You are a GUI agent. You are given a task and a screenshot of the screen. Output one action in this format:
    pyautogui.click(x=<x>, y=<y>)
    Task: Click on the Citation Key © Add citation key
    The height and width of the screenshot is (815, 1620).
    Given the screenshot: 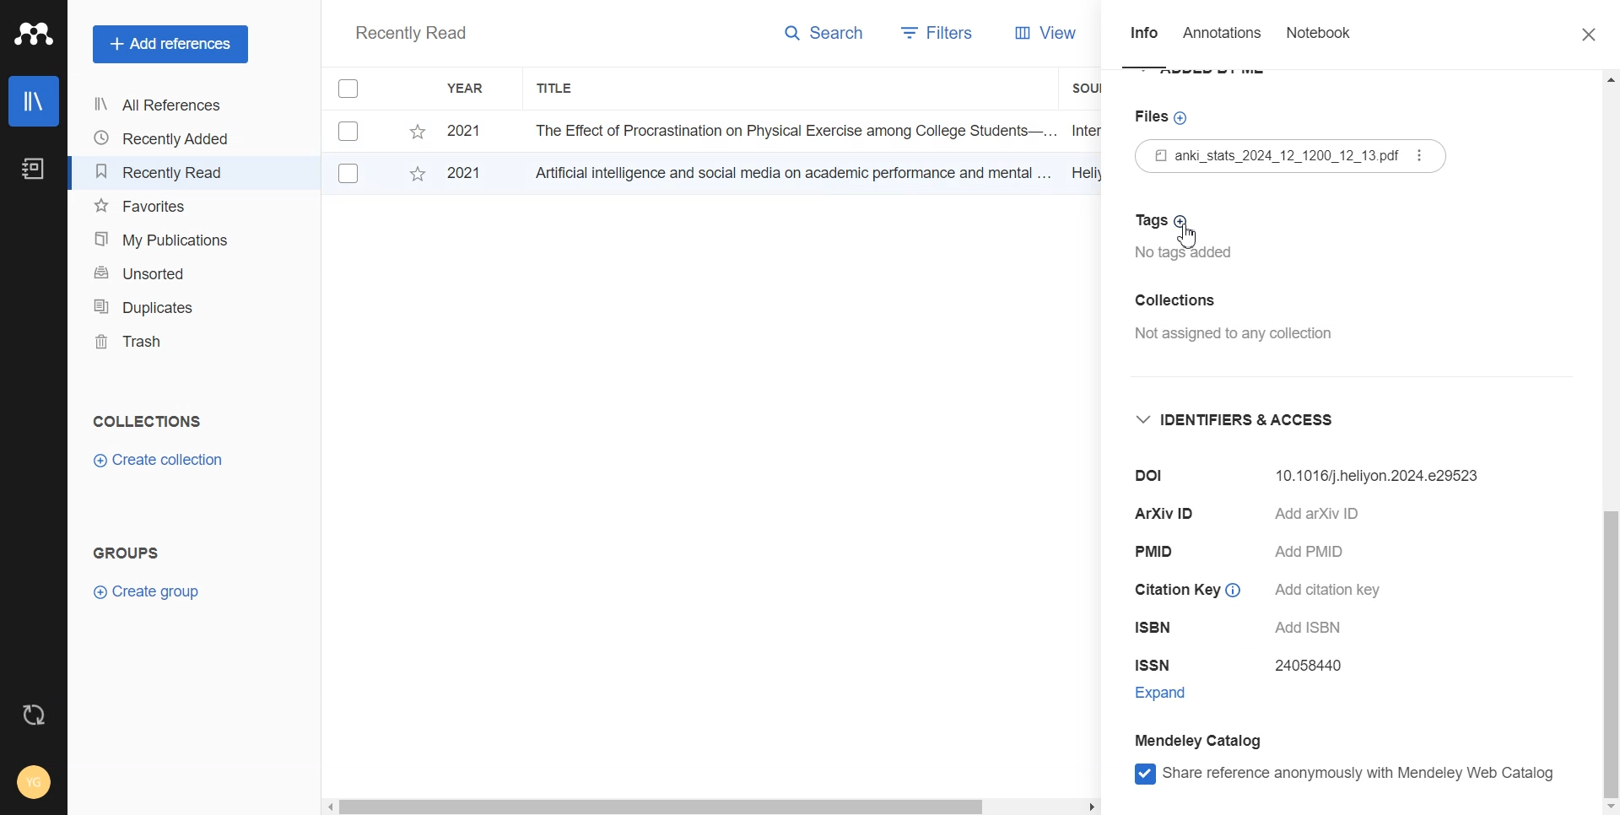 What is the action you would take?
    pyautogui.click(x=1261, y=595)
    